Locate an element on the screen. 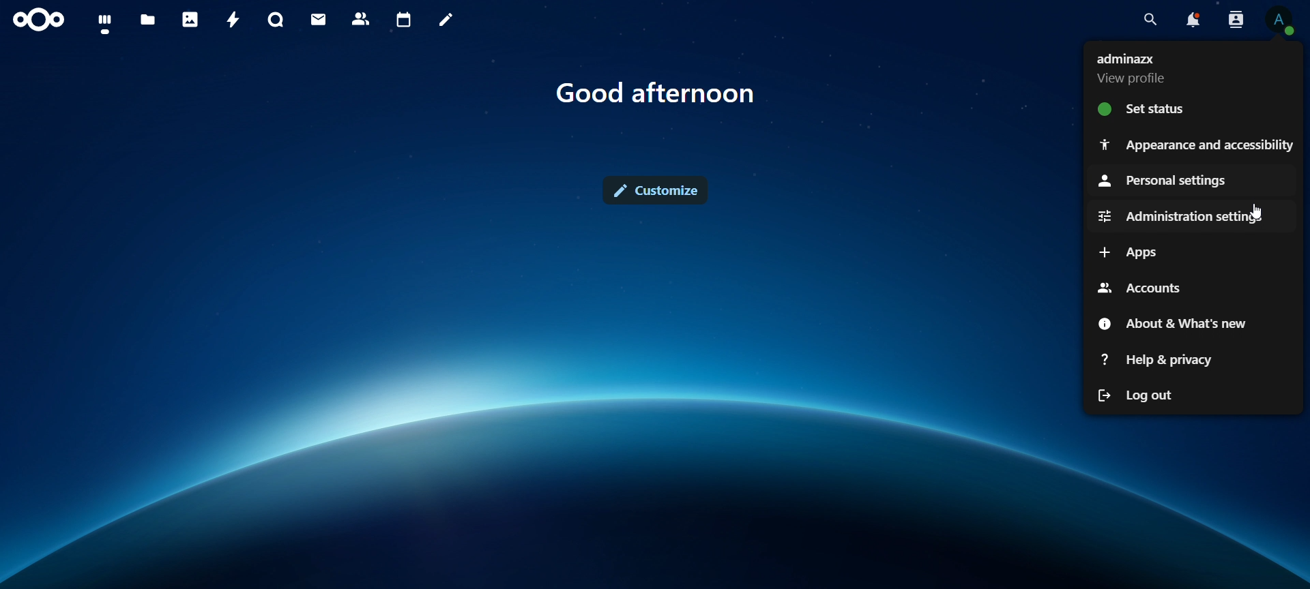  notes is located at coordinates (446, 20).